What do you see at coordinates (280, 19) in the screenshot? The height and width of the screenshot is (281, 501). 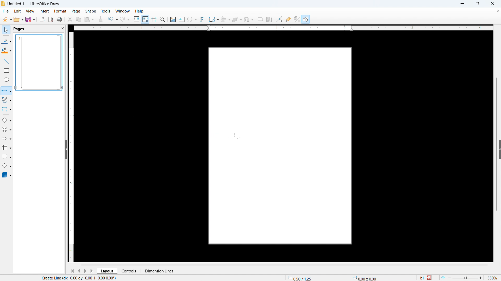 I see `Toggle point edit mode ` at bounding box center [280, 19].